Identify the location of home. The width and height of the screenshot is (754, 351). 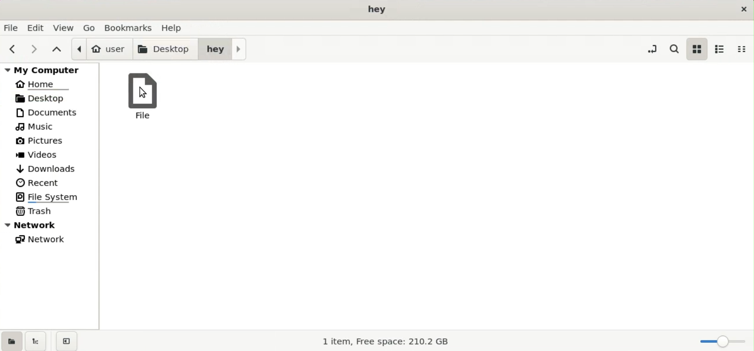
(44, 83).